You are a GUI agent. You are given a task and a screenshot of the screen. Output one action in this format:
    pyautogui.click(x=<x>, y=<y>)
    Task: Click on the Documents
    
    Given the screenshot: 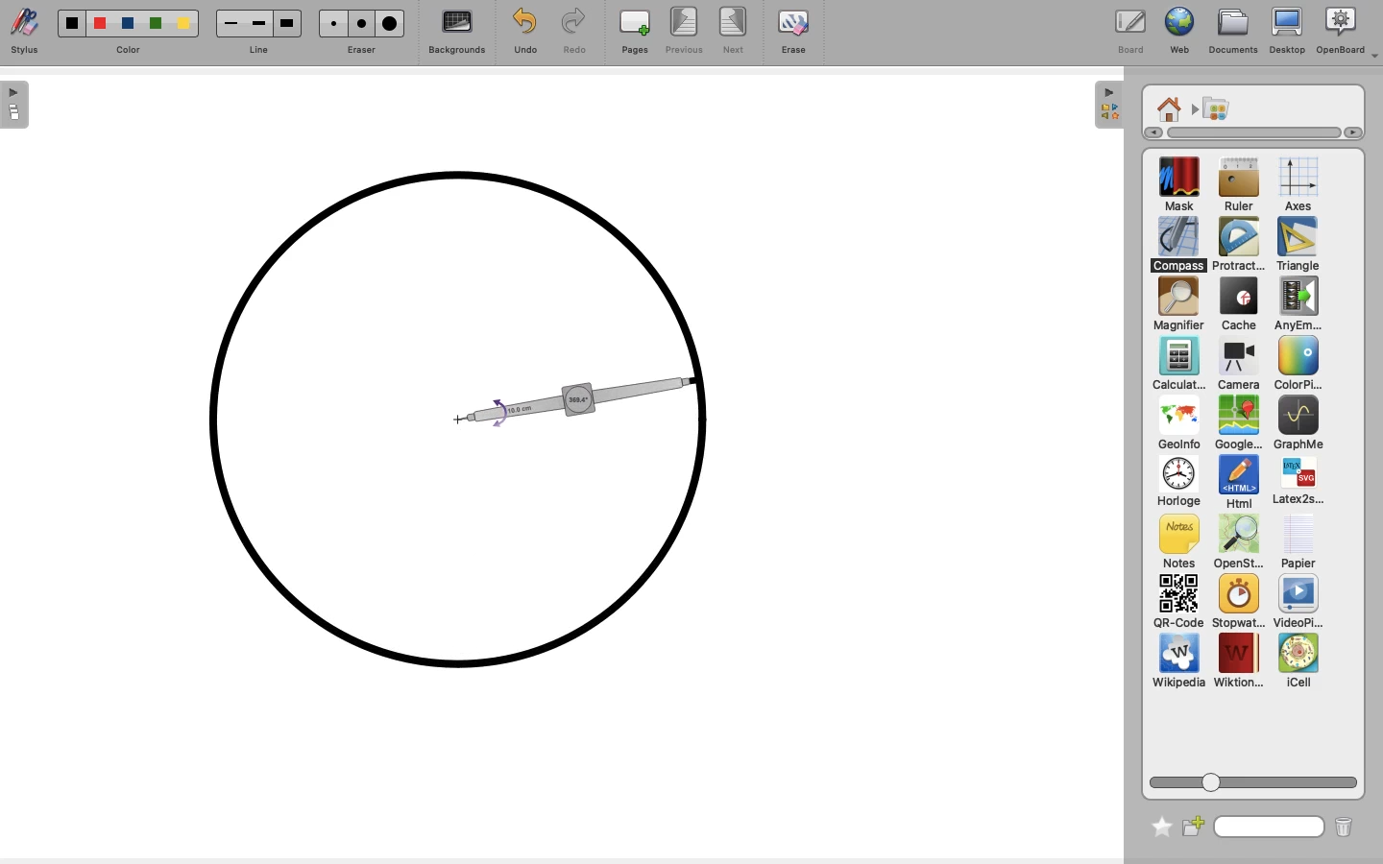 What is the action you would take?
    pyautogui.click(x=1233, y=32)
    